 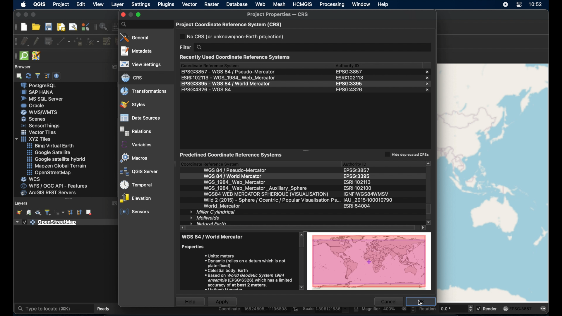 I want to click on close, so click(x=426, y=91).